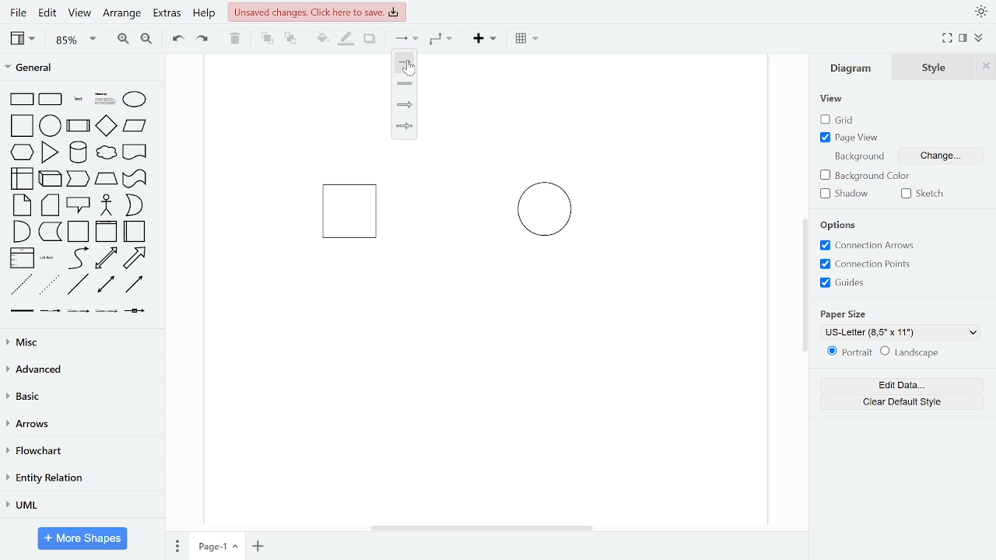 The height and width of the screenshot is (560, 996). Describe the element at coordinates (83, 540) in the screenshot. I see `more shapes` at that location.